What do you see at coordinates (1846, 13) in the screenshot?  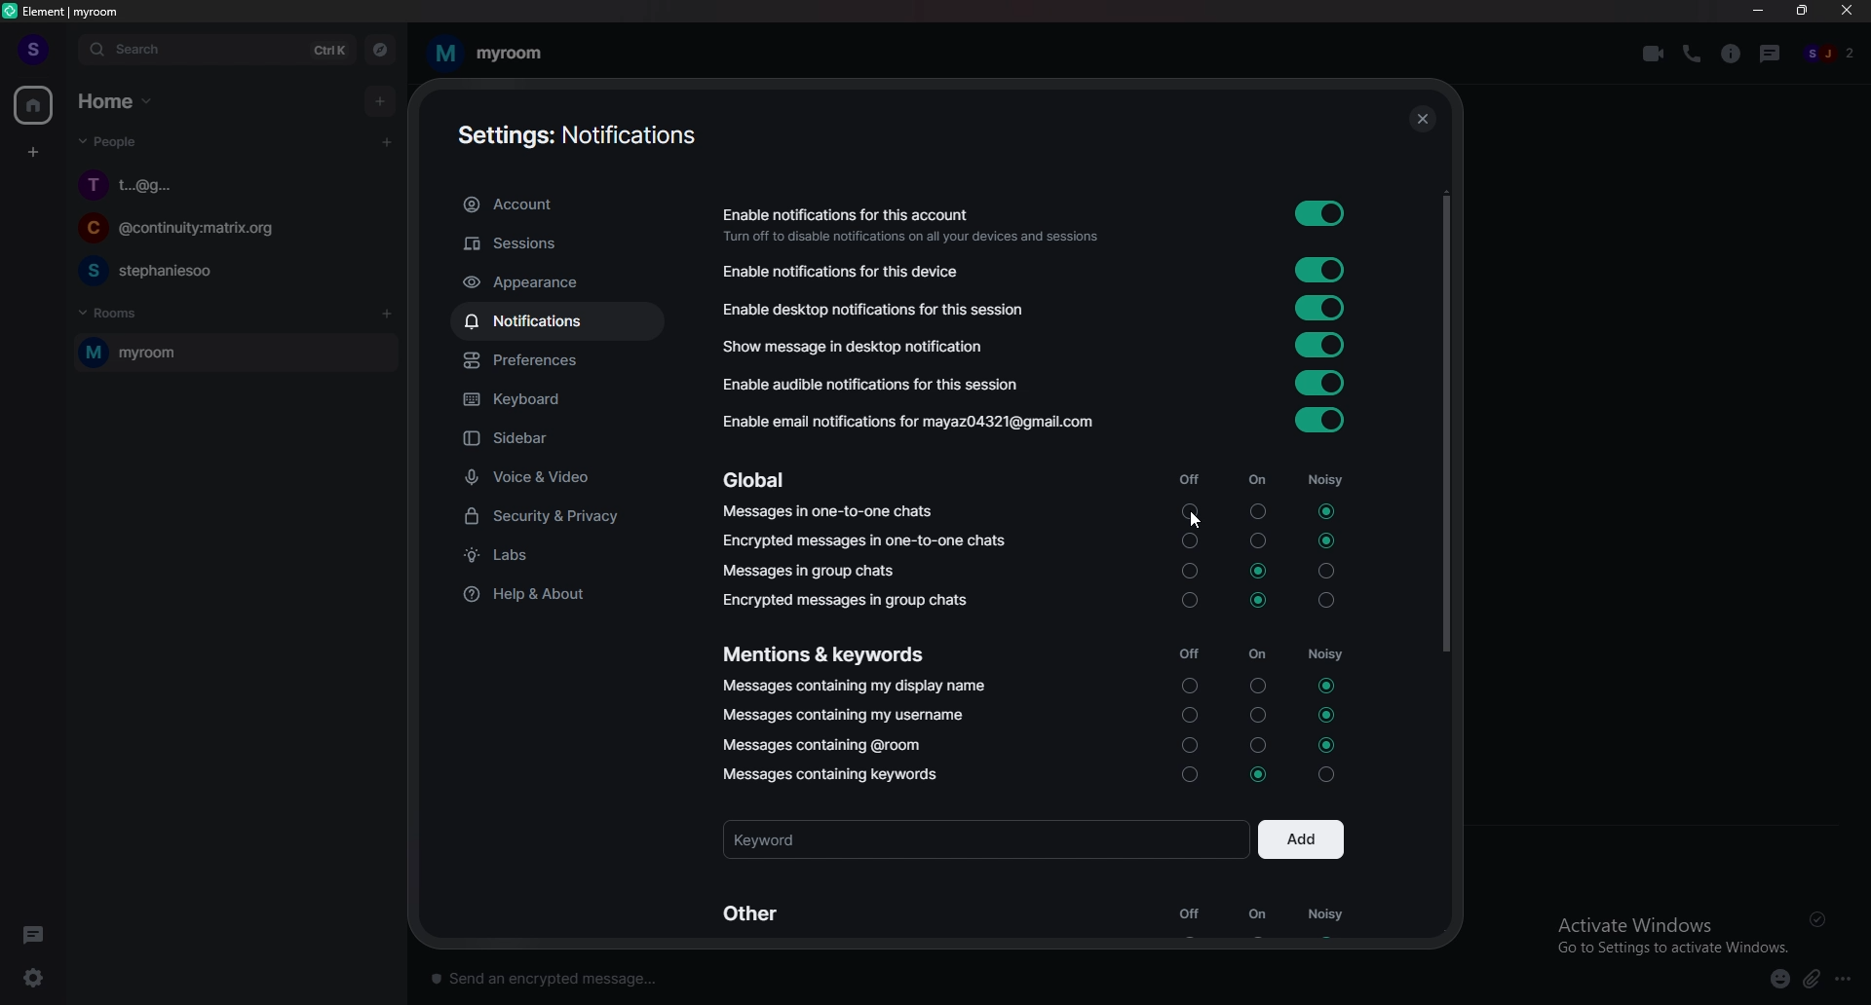 I see `close` at bounding box center [1846, 13].